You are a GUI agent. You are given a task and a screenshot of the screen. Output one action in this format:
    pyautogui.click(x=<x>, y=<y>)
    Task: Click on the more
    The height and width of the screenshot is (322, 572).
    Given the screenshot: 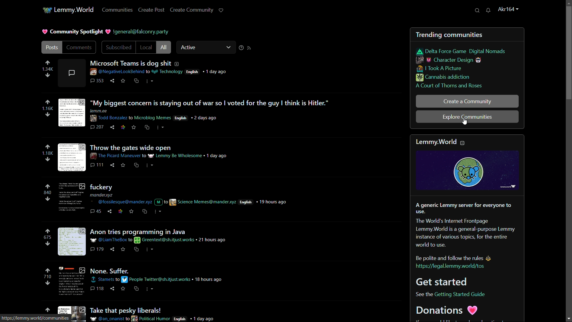 What is the action you would take?
    pyautogui.click(x=148, y=249)
    